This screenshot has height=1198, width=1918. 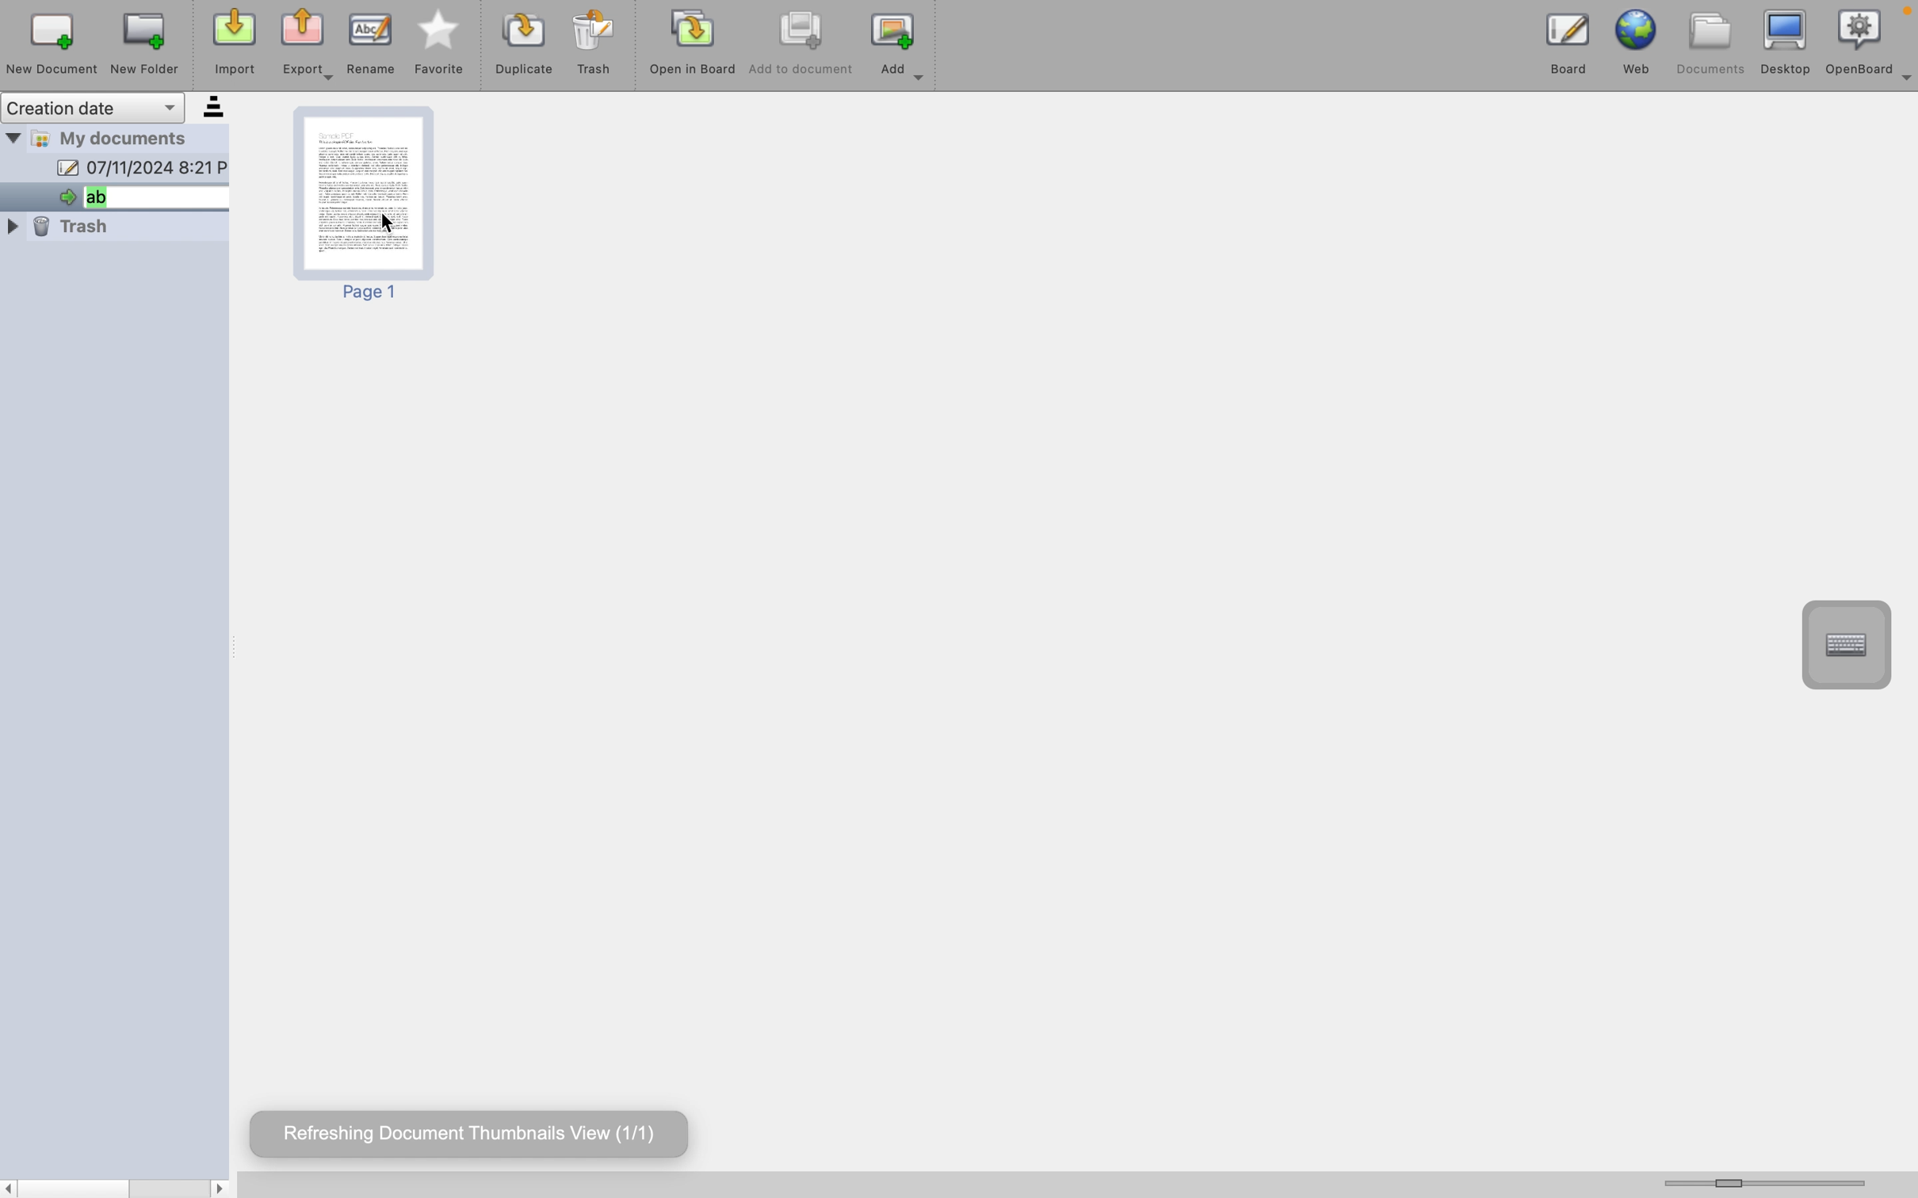 I want to click on add to document, so click(x=801, y=48).